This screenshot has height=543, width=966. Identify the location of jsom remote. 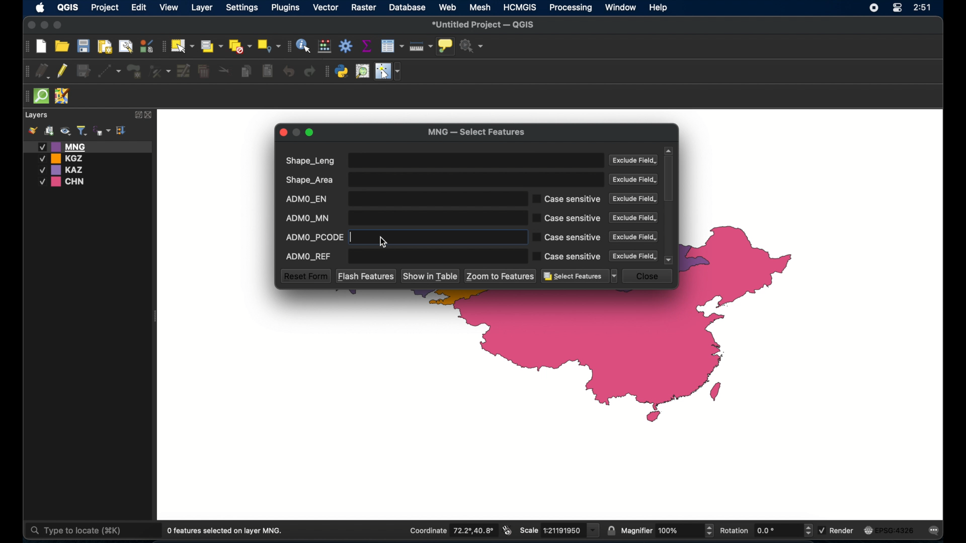
(63, 97).